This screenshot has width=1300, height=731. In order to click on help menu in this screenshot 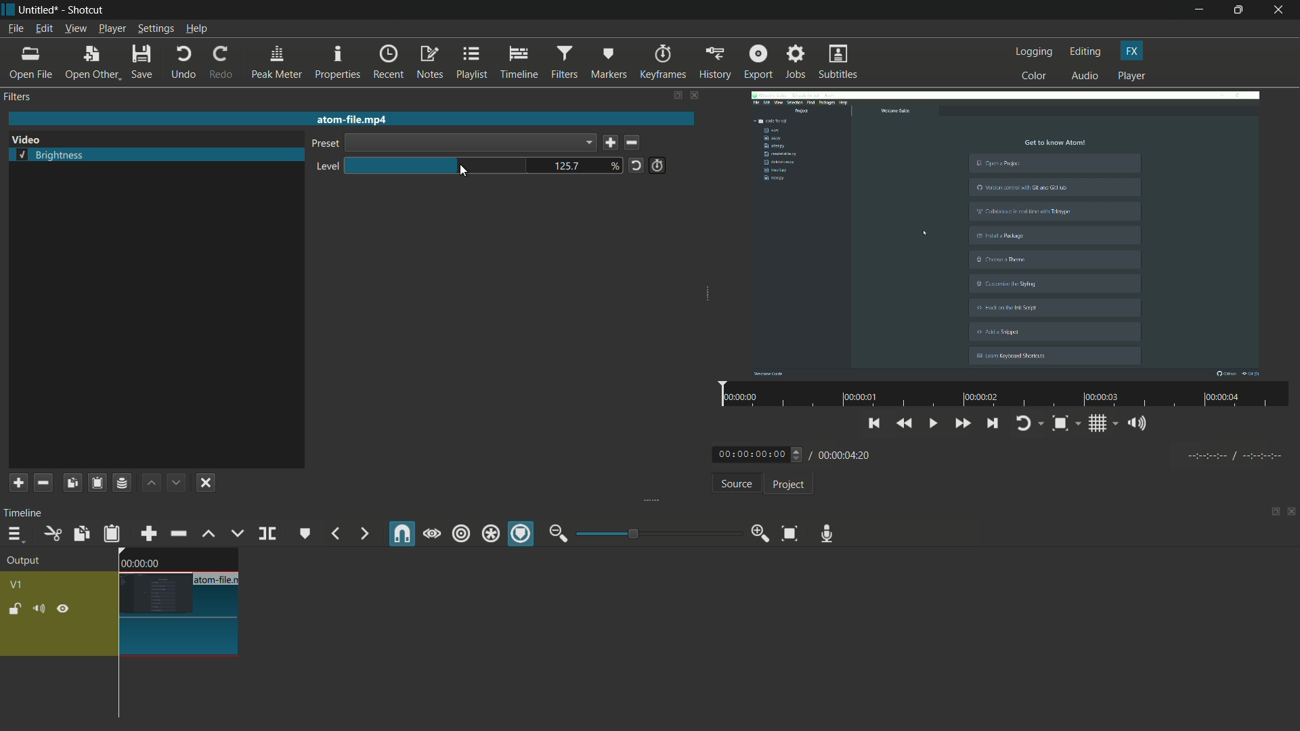, I will do `click(197, 30)`.